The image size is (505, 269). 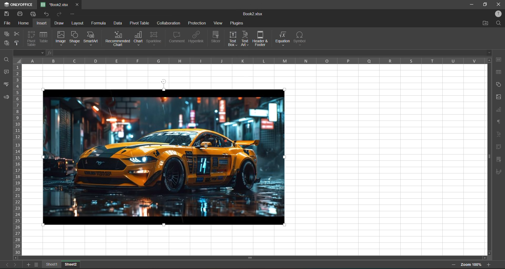 I want to click on sheet2, so click(x=71, y=264).